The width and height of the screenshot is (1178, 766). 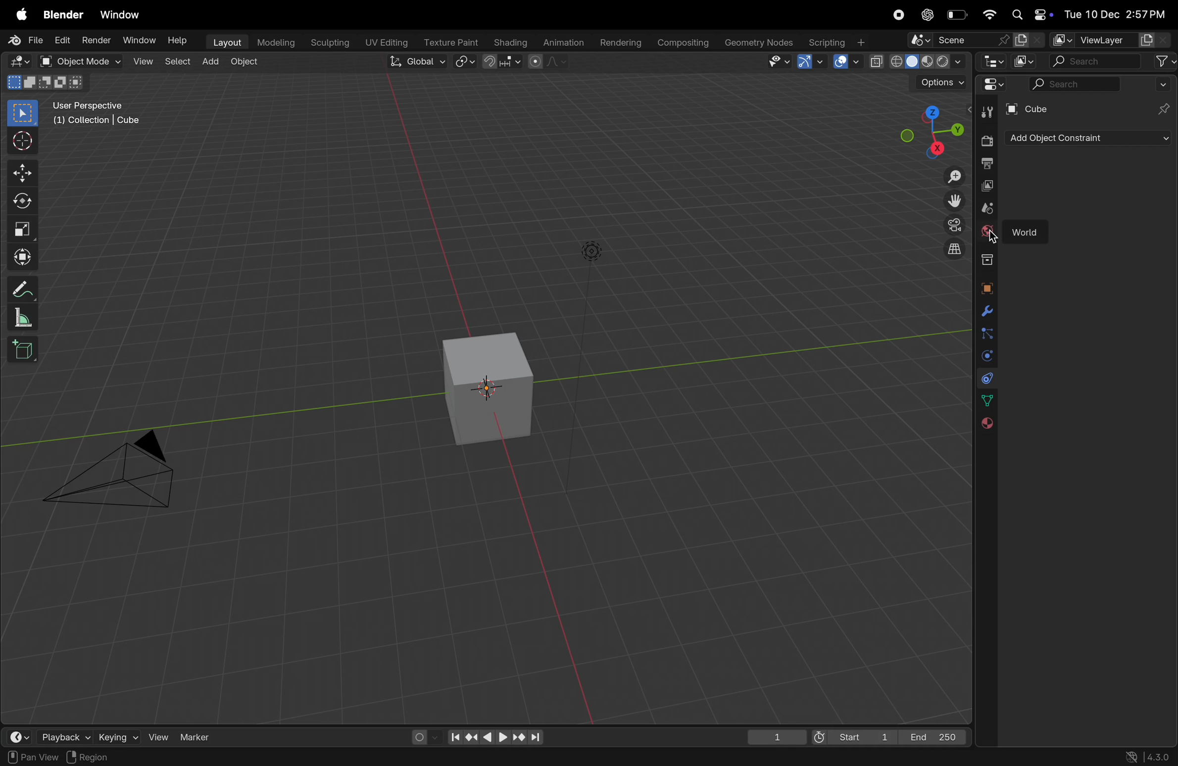 What do you see at coordinates (990, 84) in the screenshot?
I see `editor type` at bounding box center [990, 84].